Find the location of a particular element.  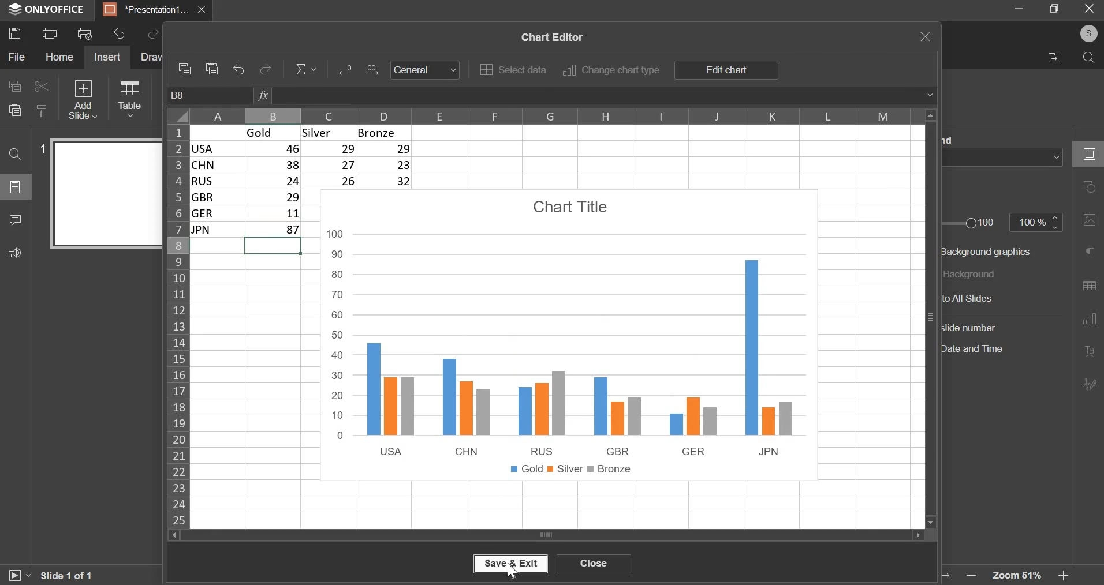

zoom out is located at coordinates (969, 574).